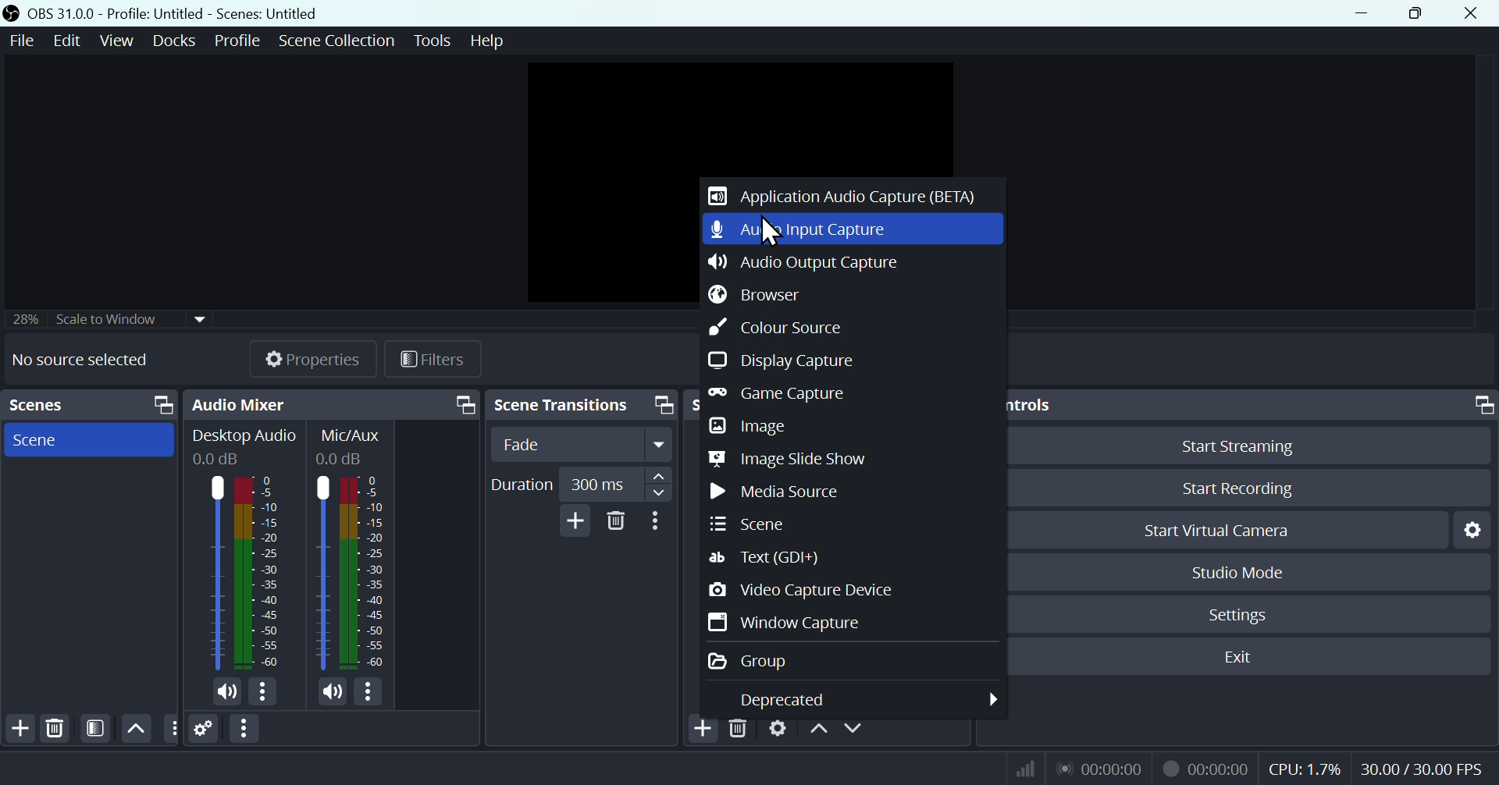  What do you see at coordinates (264, 692) in the screenshot?
I see `More options` at bounding box center [264, 692].